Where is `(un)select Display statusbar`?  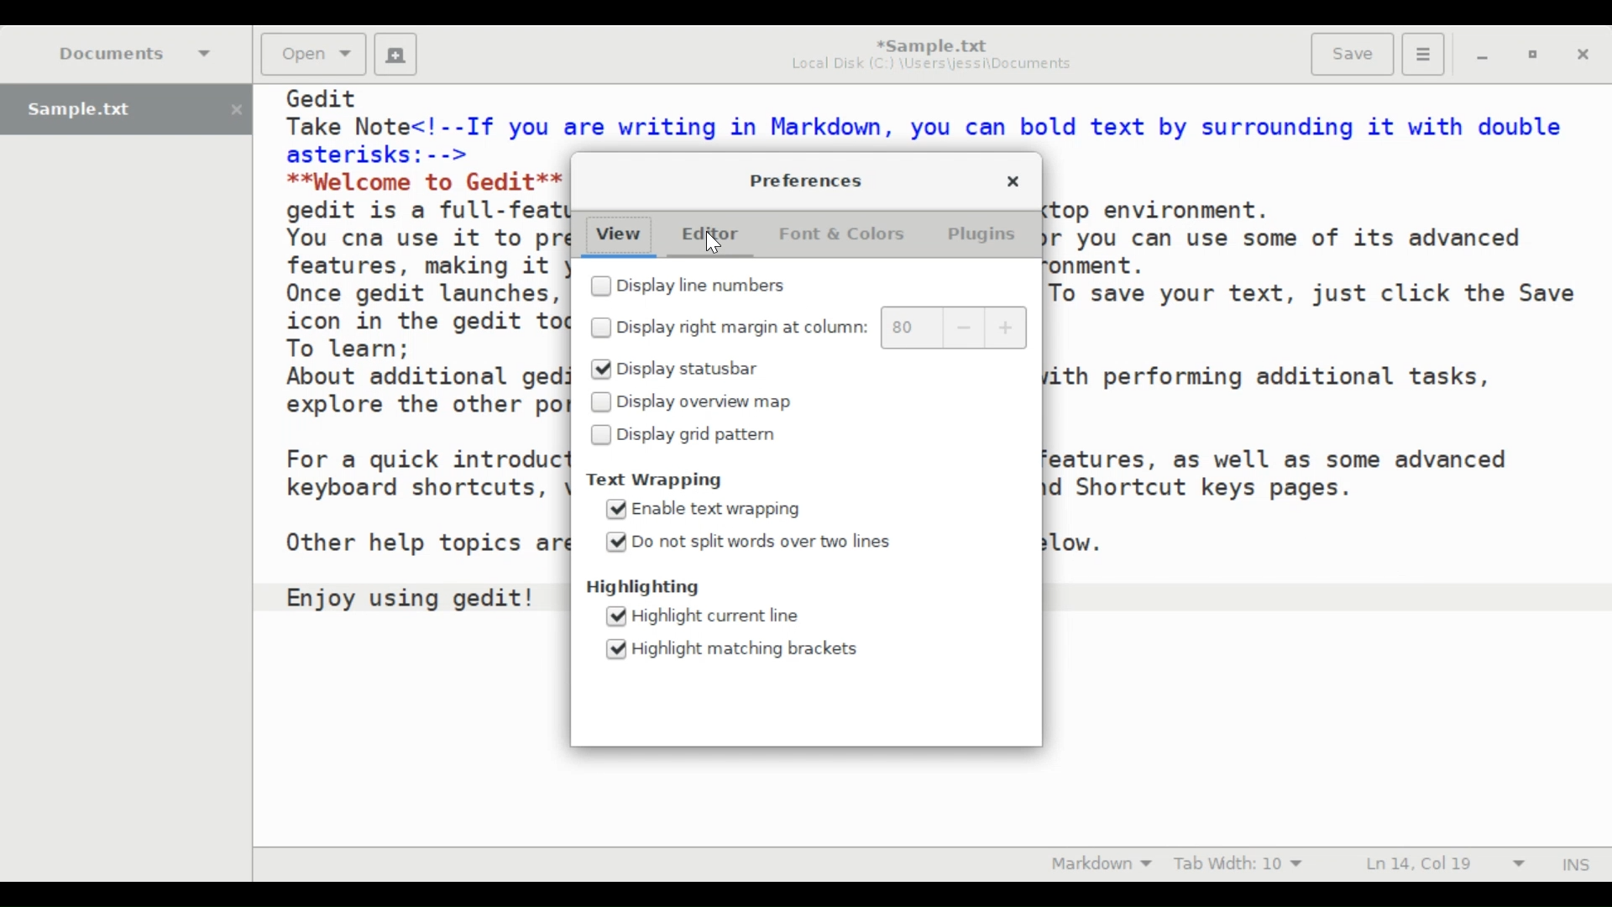
(un)select Display statusbar is located at coordinates (689, 369).